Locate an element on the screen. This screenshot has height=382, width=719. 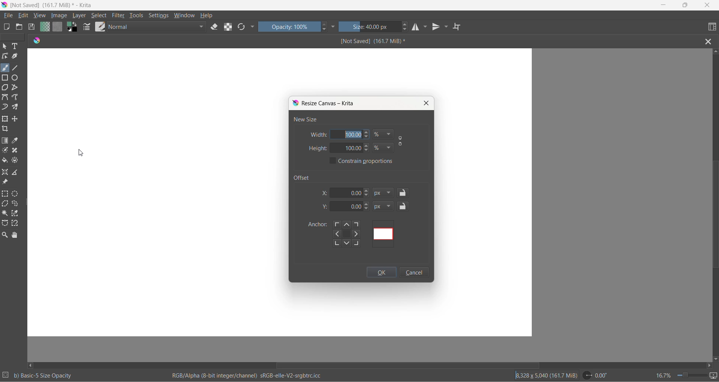
rotation is located at coordinates (598, 375).